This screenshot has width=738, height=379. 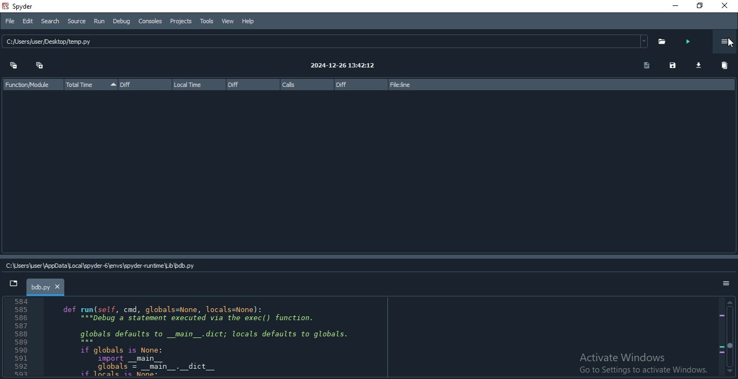 What do you see at coordinates (727, 6) in the screenshot?
I see `Close` at bounding box center [727, 6].